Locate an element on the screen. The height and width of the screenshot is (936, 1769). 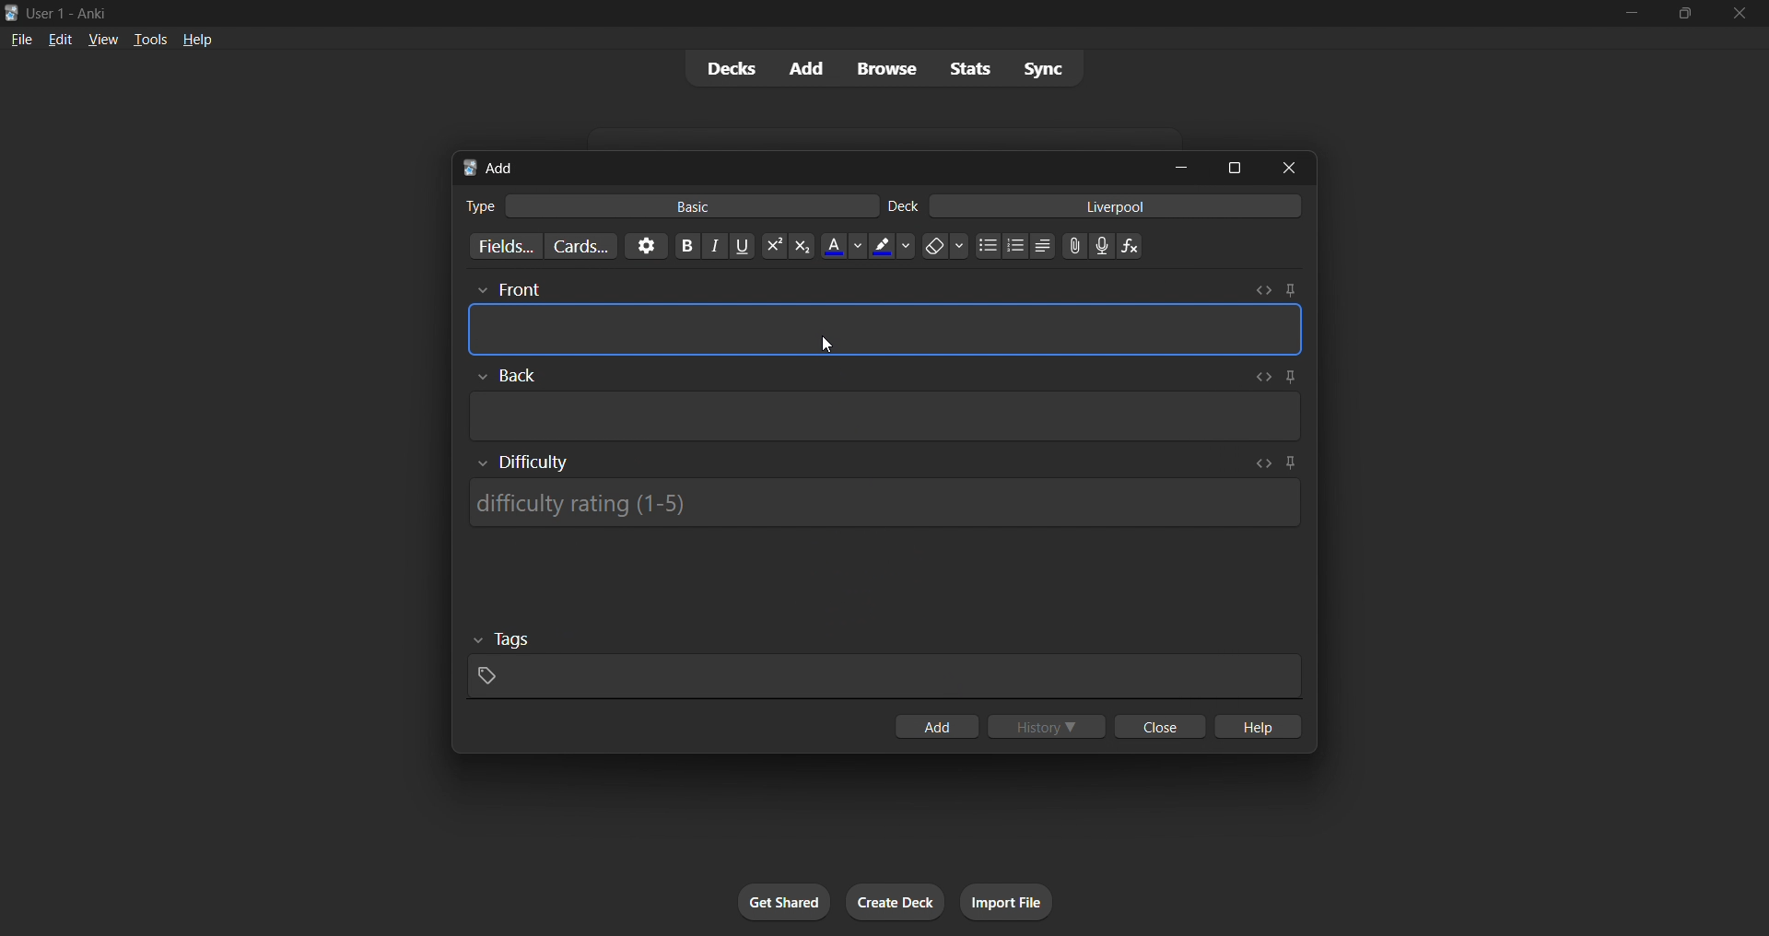
Text highlighting color is located at coordinates (893, 246).